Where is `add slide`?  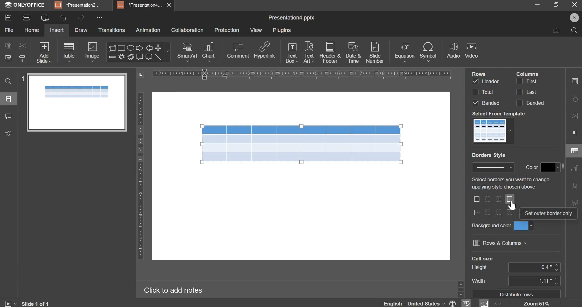 add slide is located at coordinates (44, 52).